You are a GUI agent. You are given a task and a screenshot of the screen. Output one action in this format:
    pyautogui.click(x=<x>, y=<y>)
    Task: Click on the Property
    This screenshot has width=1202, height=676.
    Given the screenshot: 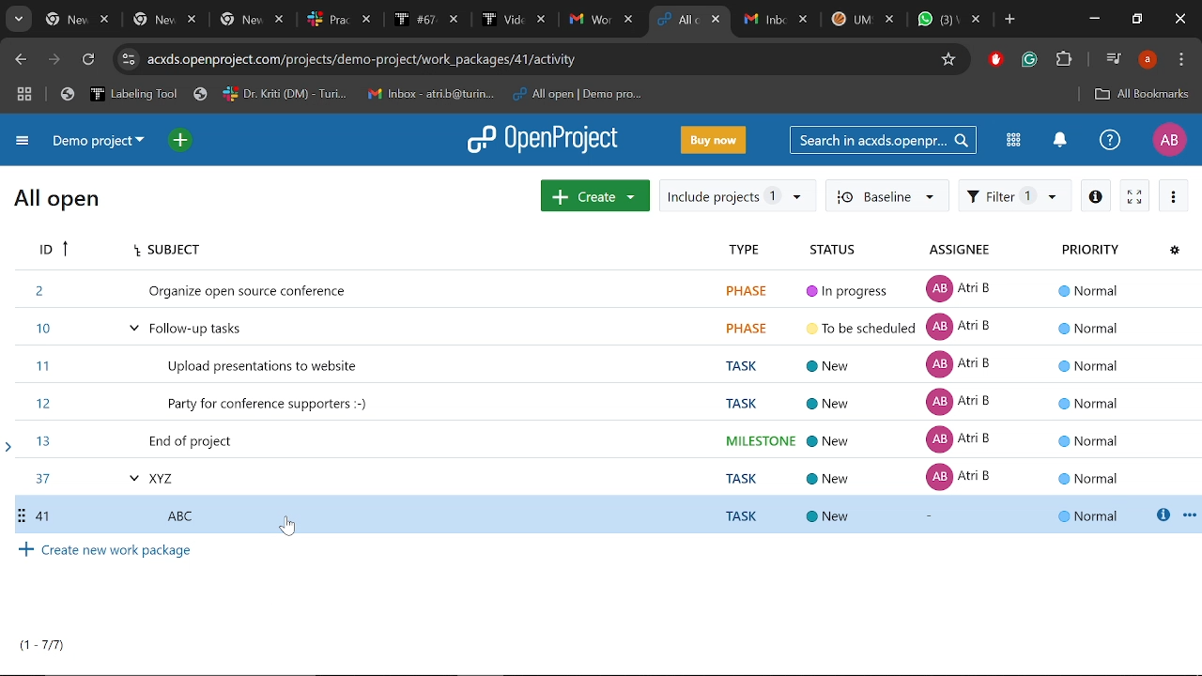 What is the action you would take?
    pyautogui.click(x=1102, y=249)
    